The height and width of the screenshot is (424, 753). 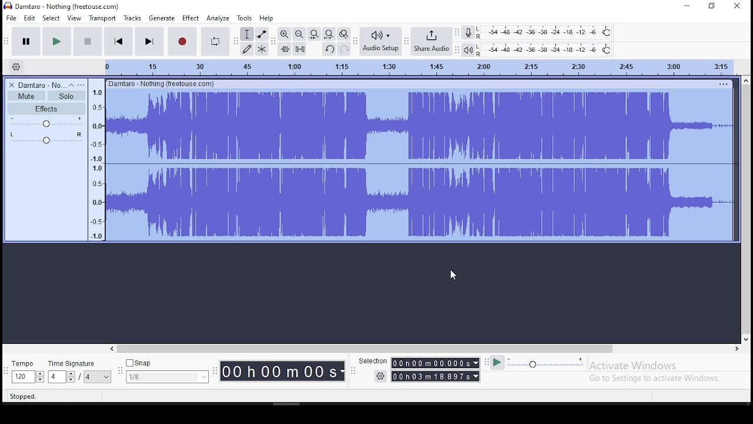 I want to click on help, so click(x=266, y=18).